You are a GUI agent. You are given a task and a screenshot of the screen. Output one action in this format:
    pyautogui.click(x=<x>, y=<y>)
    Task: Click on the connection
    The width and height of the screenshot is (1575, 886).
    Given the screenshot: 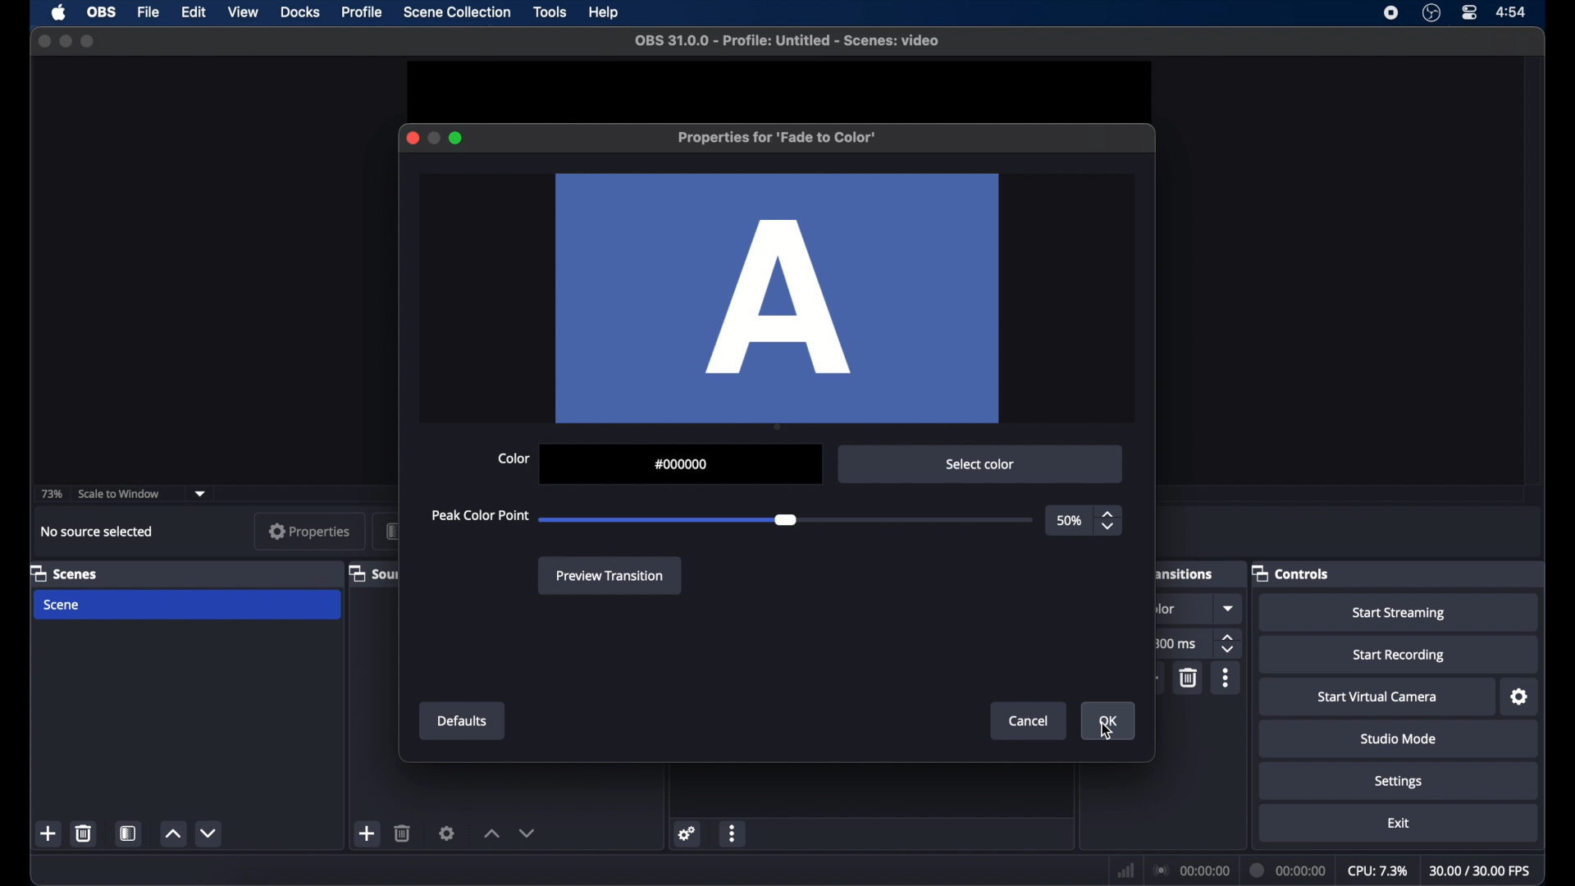 What is the action you would take?
    pyautogui.click(x=1189, y=870)
    